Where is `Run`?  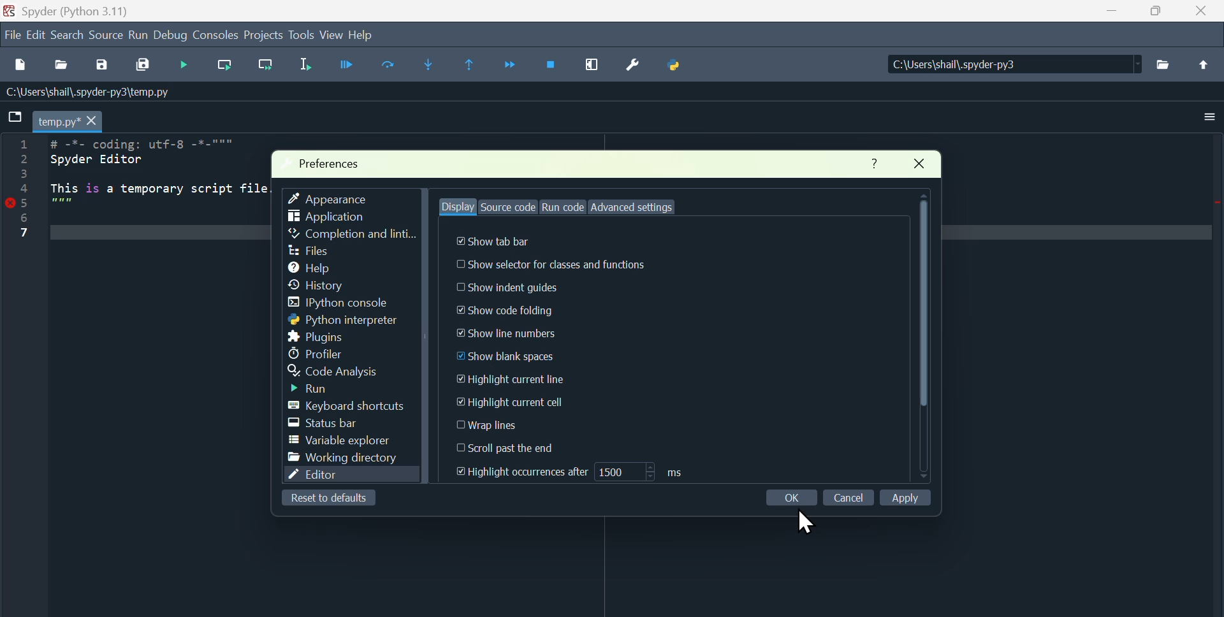 Run is located at coordinates (140, 35).